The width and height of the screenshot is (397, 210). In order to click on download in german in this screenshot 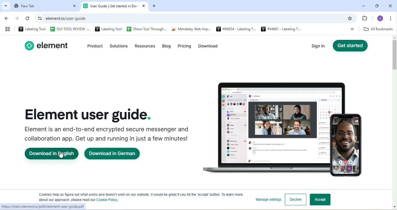, I will do `click(116, 154)`.